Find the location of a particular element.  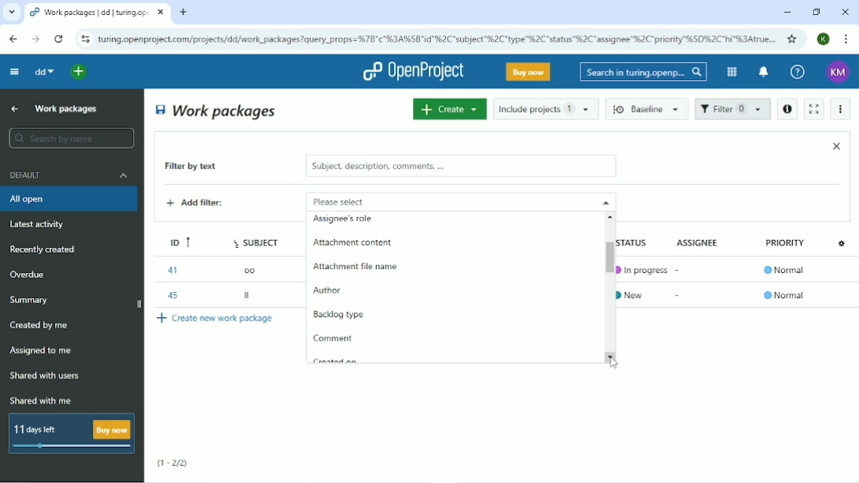

View site information is located at coordinates (85, 39).